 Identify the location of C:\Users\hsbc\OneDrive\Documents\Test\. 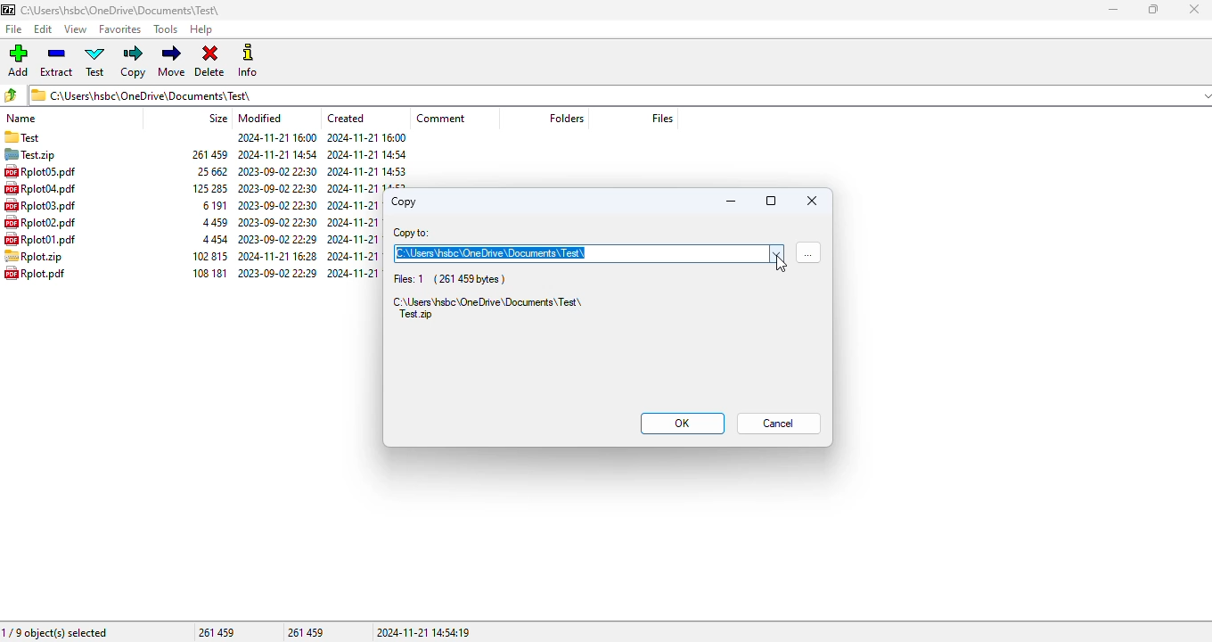
(492, 253).